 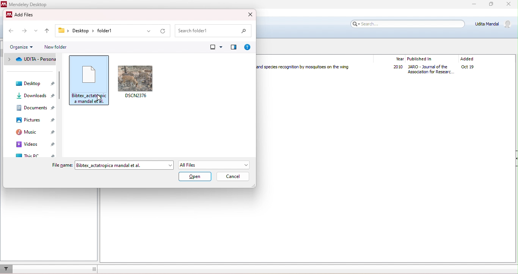 What do you see at coordinates (88, 80) in the screenshot?
I see `Bibtex_sctatropica manda et al.` at bounding box center [88, 80].